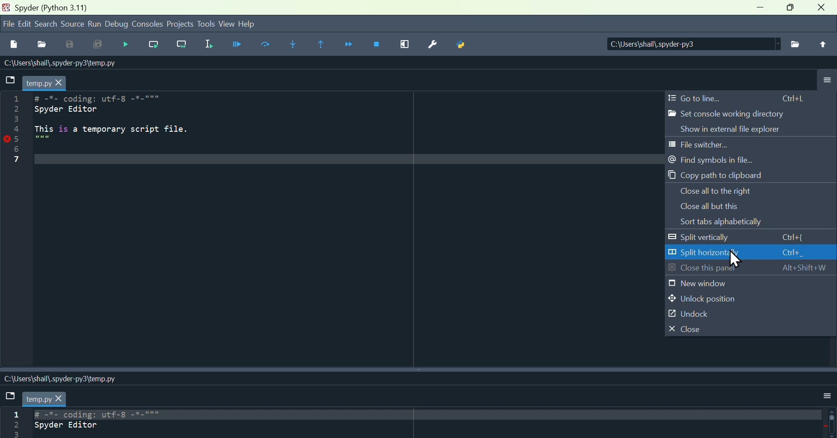 The height and width of the screenshot is (438, 837). Describe the element at coordinates (752, 253) in the screenshot. I see `Split horizontally` at that location.